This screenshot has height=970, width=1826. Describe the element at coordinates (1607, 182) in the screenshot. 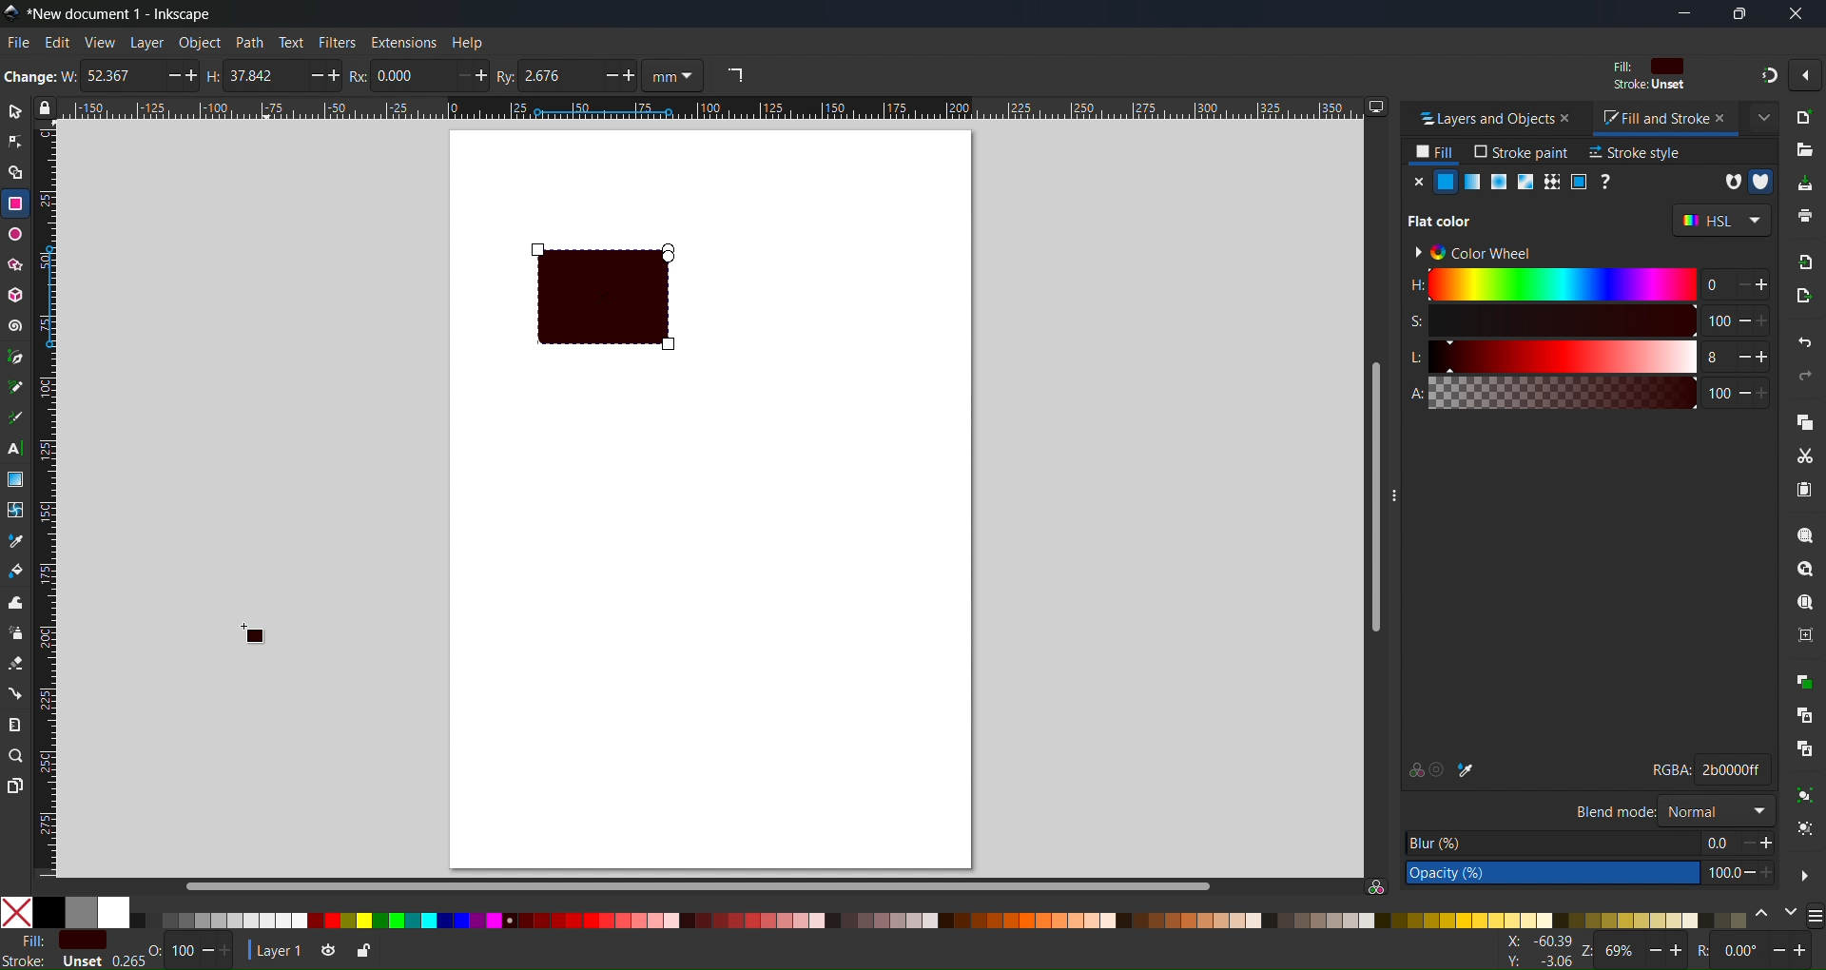

I see `Unset paint` at that location.